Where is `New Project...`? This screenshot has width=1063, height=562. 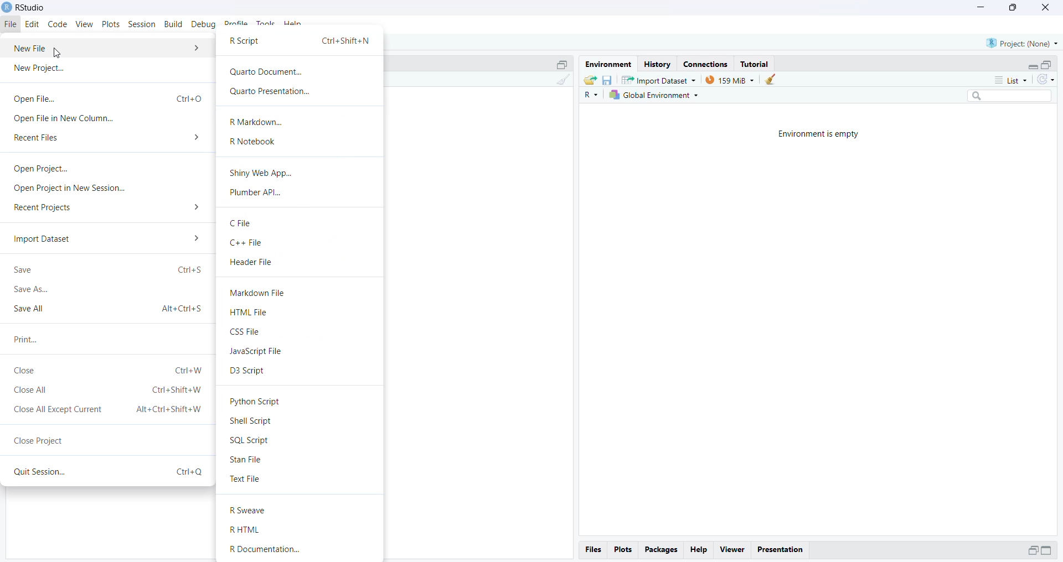
New Project... is located at coordinates (40, 69).